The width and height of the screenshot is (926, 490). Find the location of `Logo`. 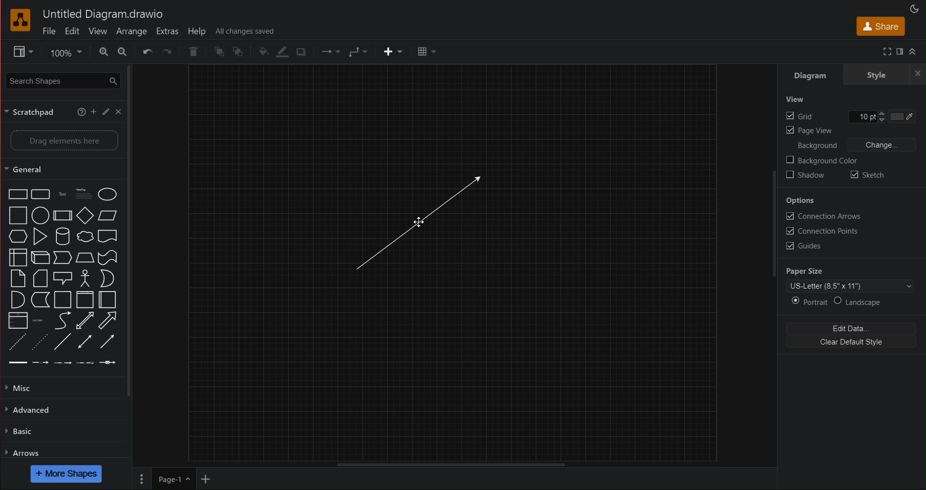

Logo is located at coordinates (21, 21).